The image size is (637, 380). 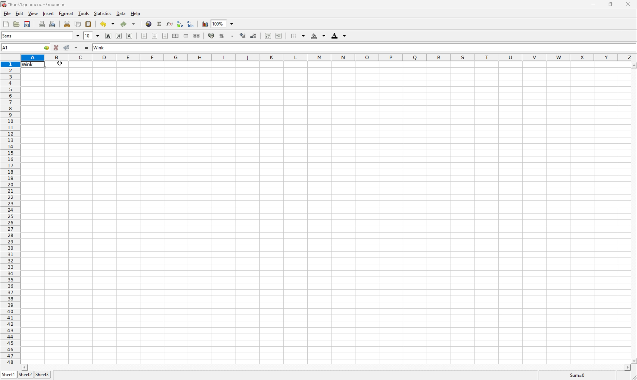 What do you see at coordinates (119, 35) in the screenshot?
I see `italic` at bounding box center [119, 35].